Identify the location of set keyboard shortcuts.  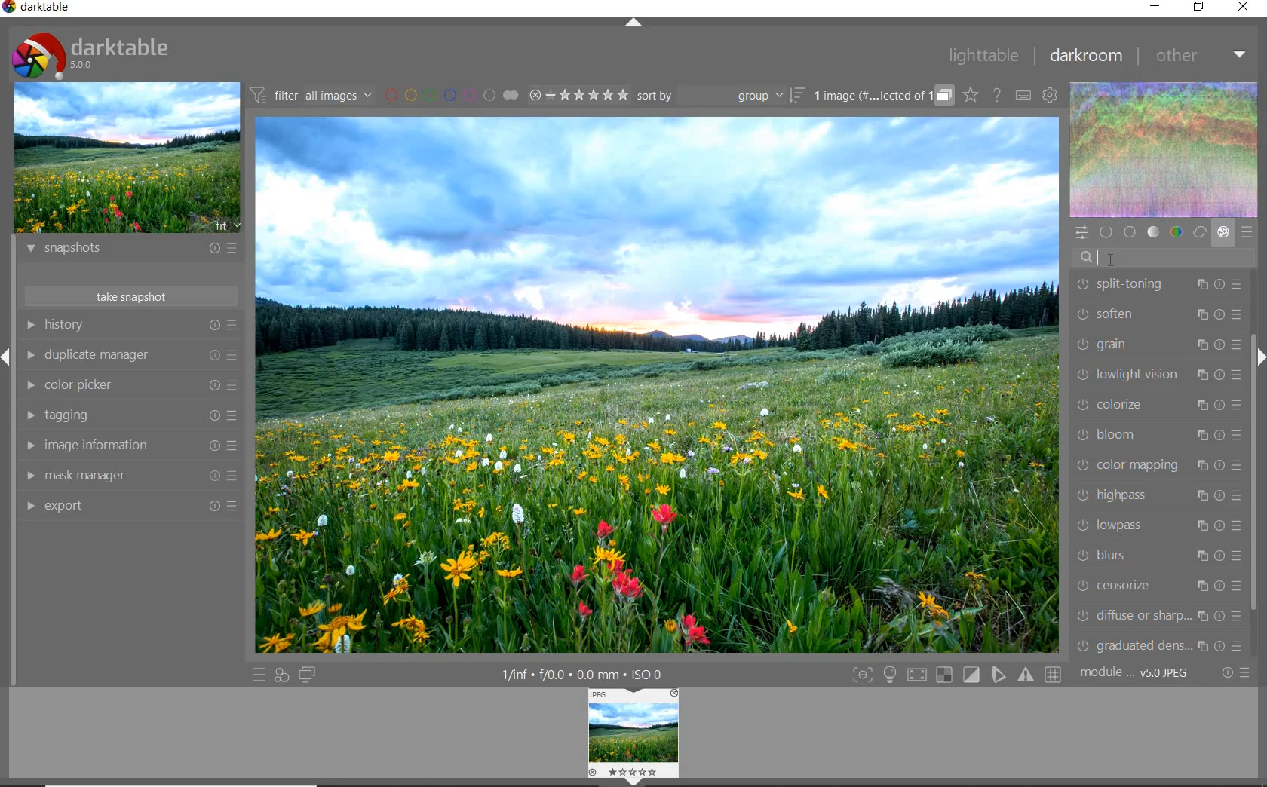
(1022, 96).